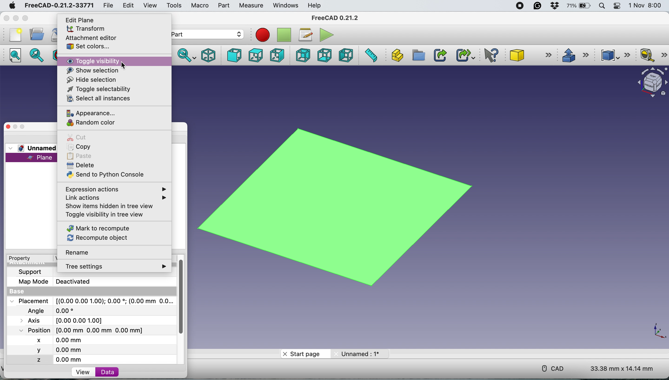 The height and width of the screenshot is (380, 669). Describe the element at coordinates (52, 311) in the screenshot. I see `Angle 0.00*` at that location.